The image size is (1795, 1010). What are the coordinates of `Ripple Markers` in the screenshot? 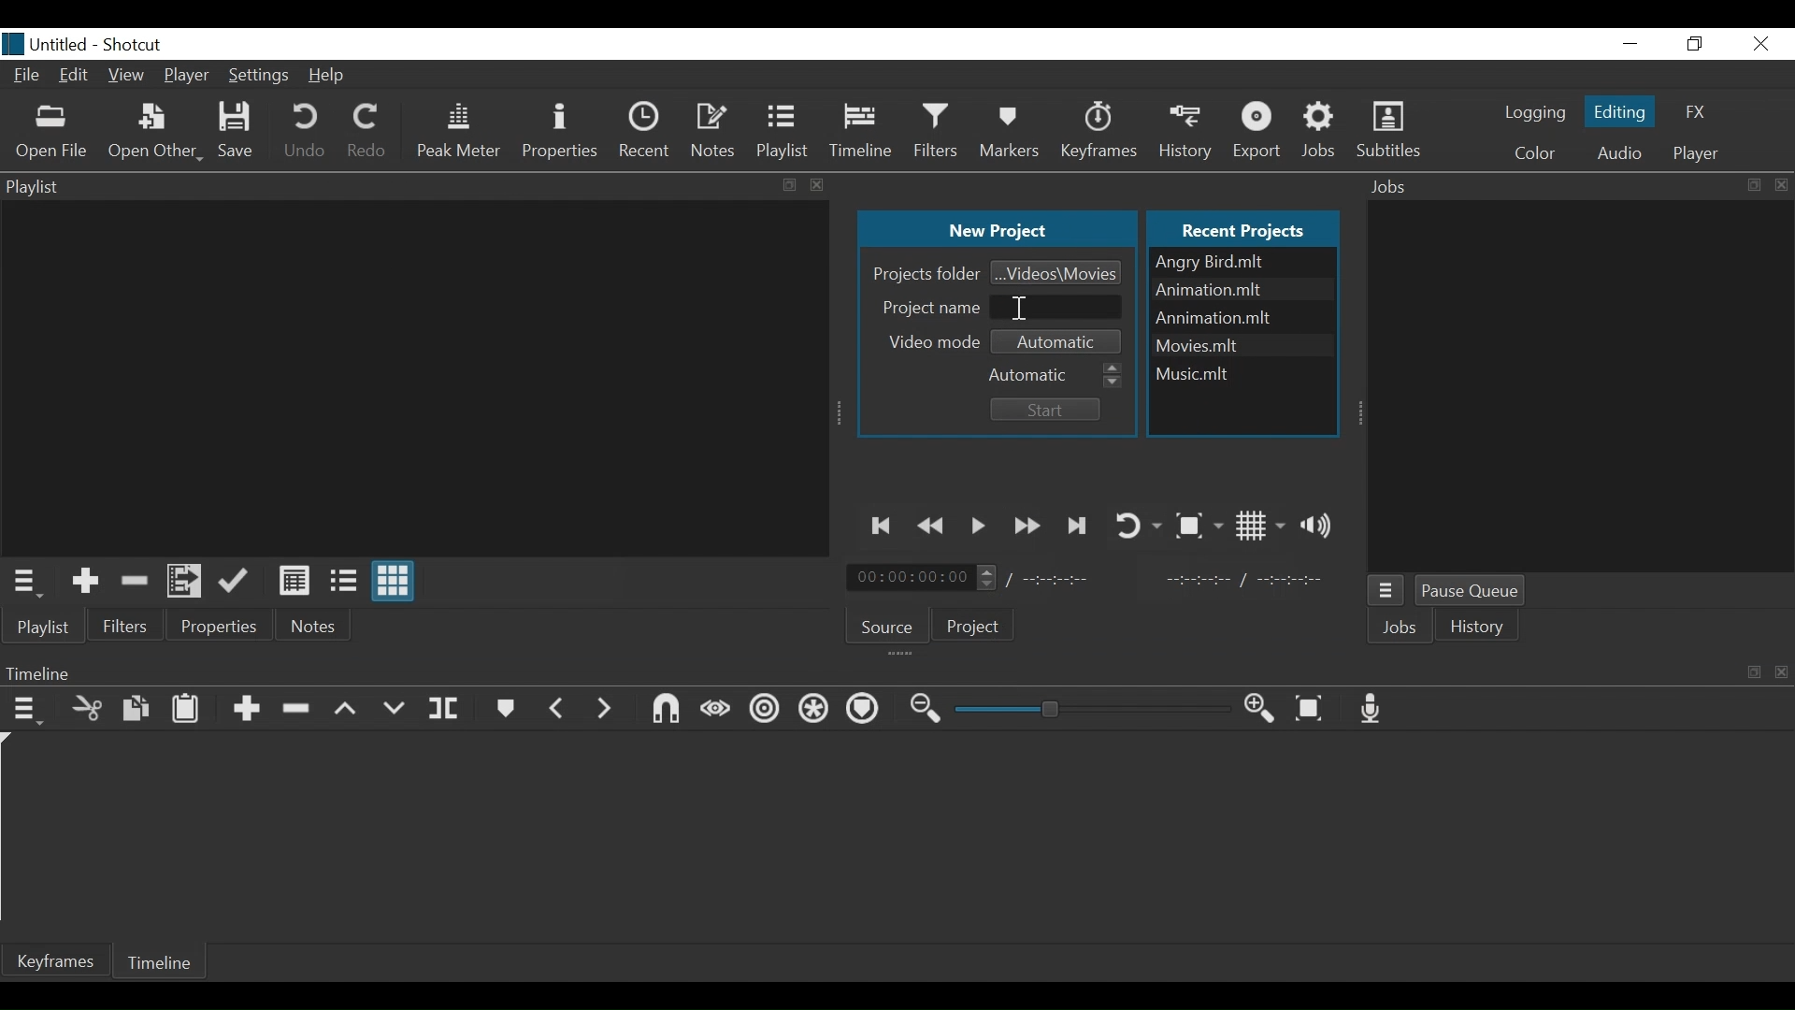 It's located at (866, 710).